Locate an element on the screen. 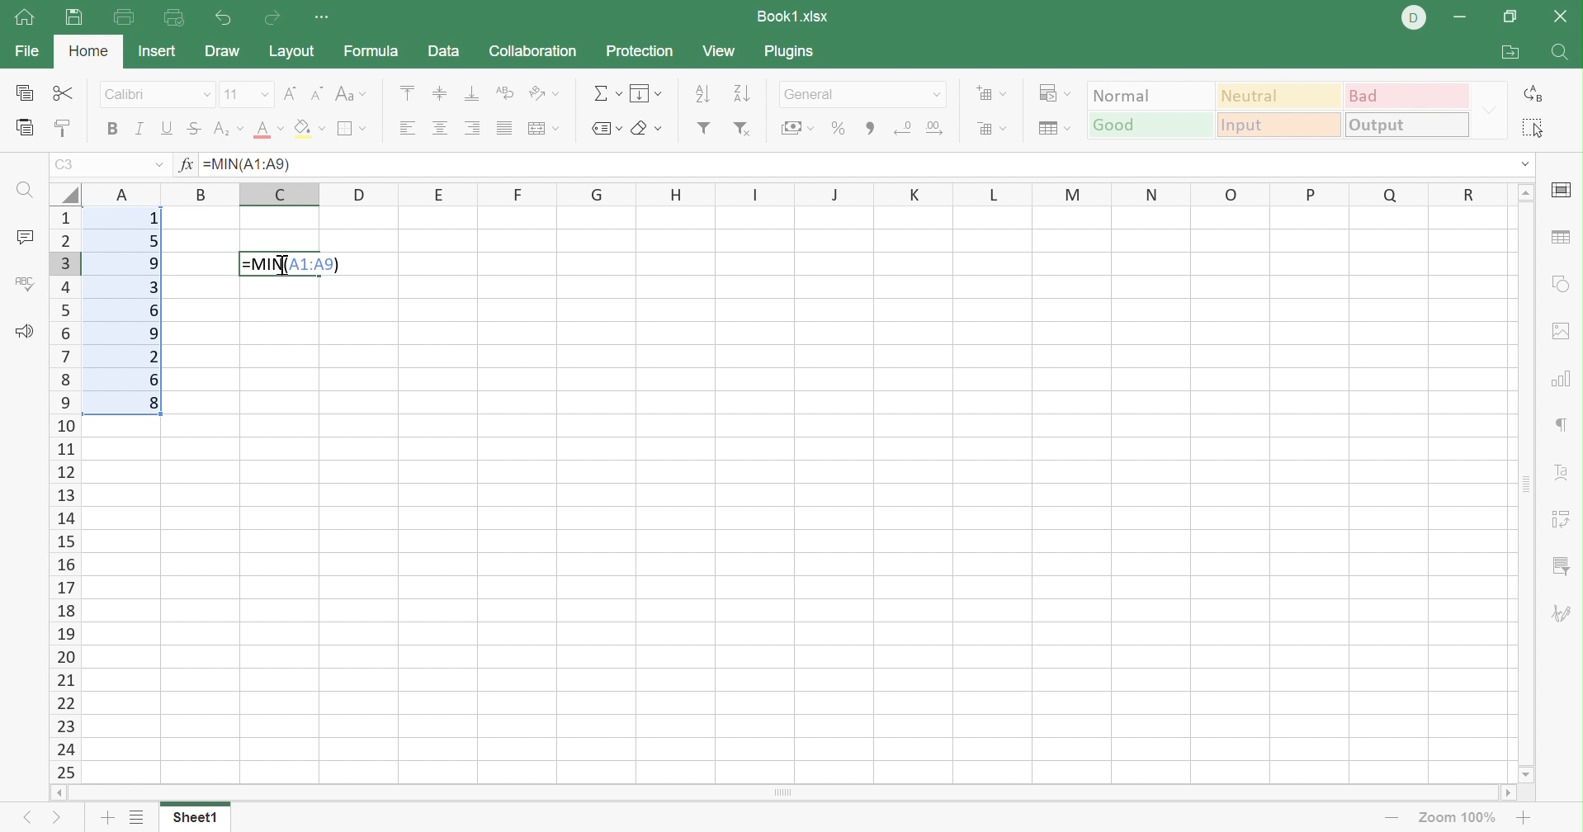  Zoom in is located at coordinates (1385, 816).